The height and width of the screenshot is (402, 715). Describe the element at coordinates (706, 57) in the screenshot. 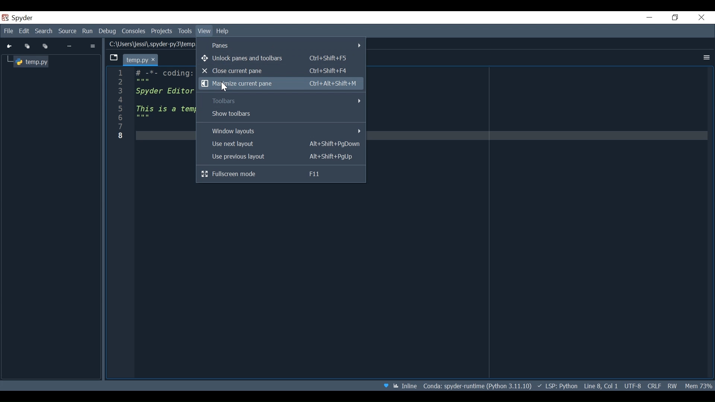

I see `More Options` at that location.